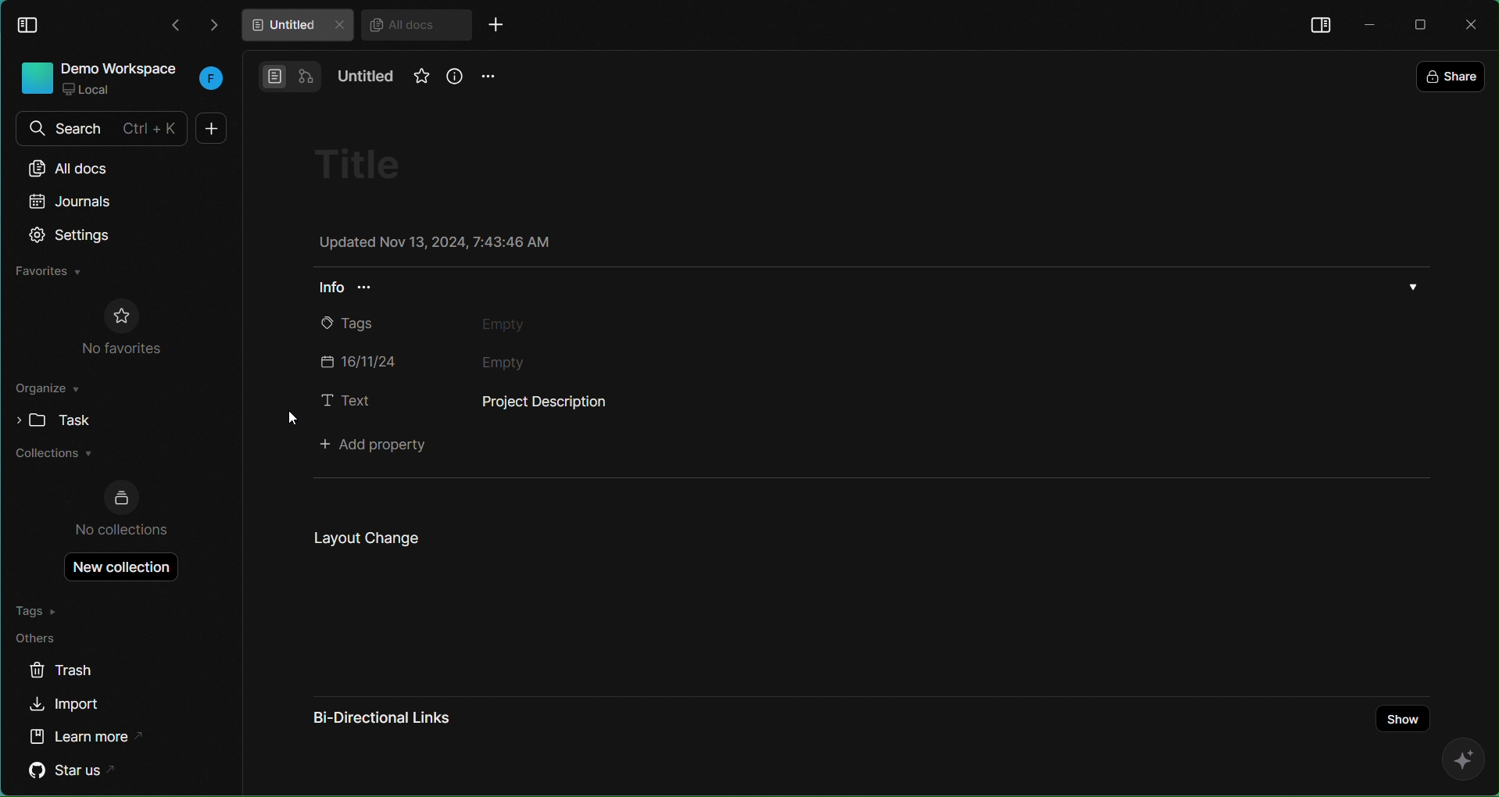  I want to click on icon, so click(1457, 760).